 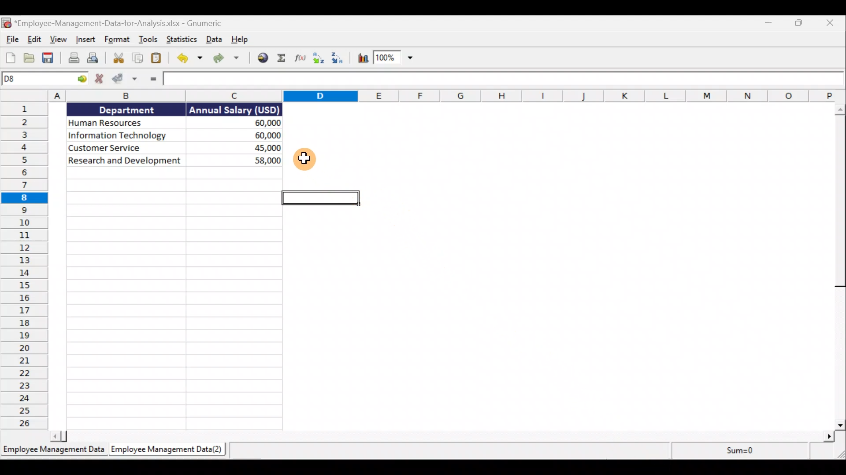 I want to click on Sort Ascending, so click(x=319, y=60).